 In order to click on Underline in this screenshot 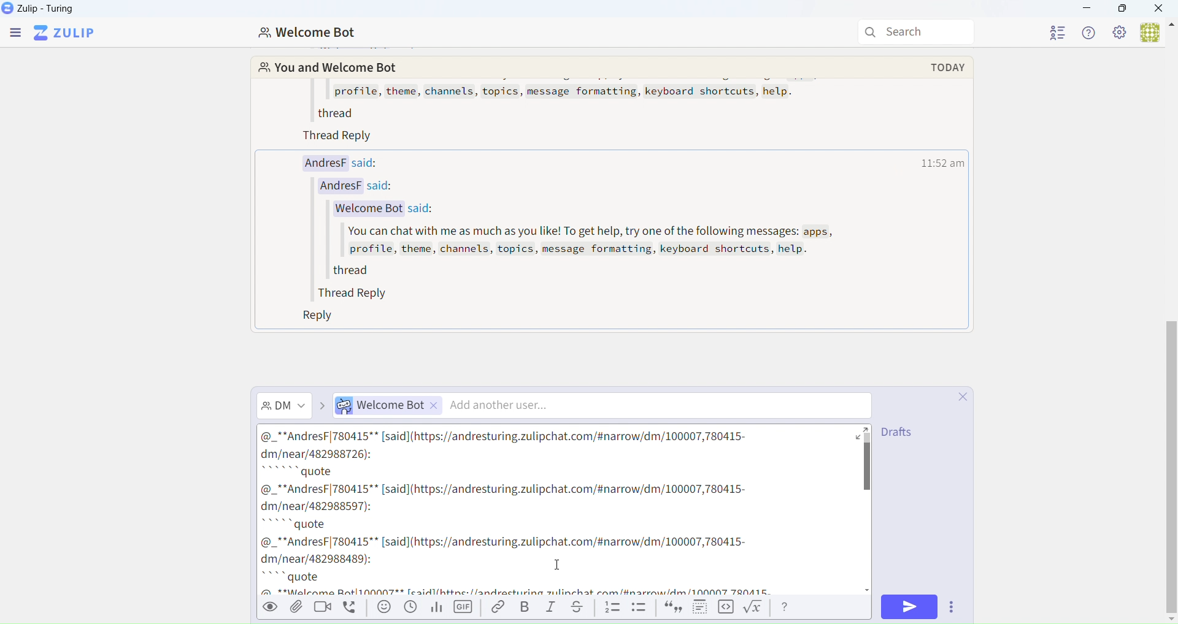, I will do `click(581, 607)`.